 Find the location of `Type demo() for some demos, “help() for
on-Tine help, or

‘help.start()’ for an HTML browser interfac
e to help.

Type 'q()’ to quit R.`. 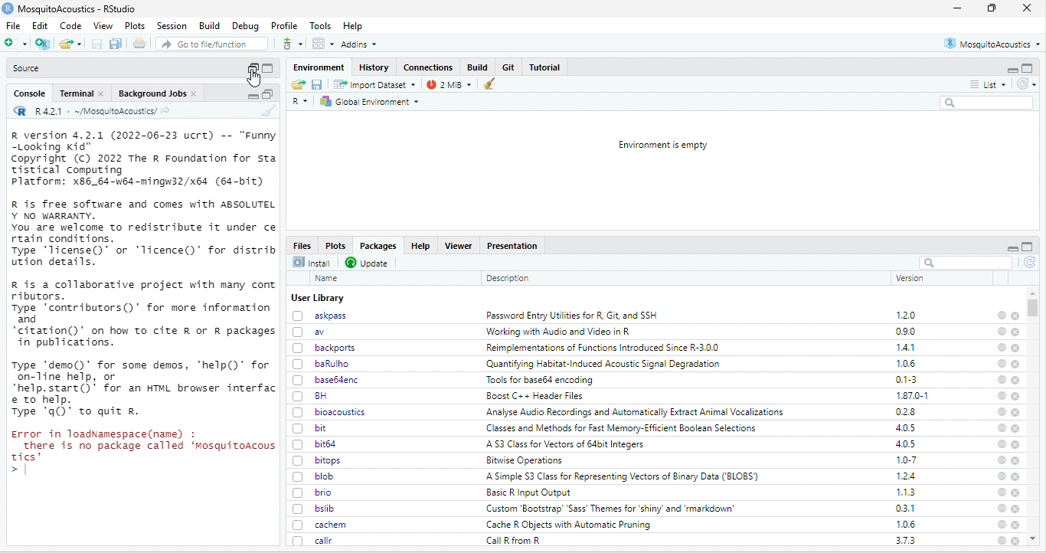

Type demo() for some demos, “help() for
on-Tine help, or

‘help.start()’ for an HTML browser interfac
e to help.

Type 'q()’ to quit R. is located at coordinates (145, 389).